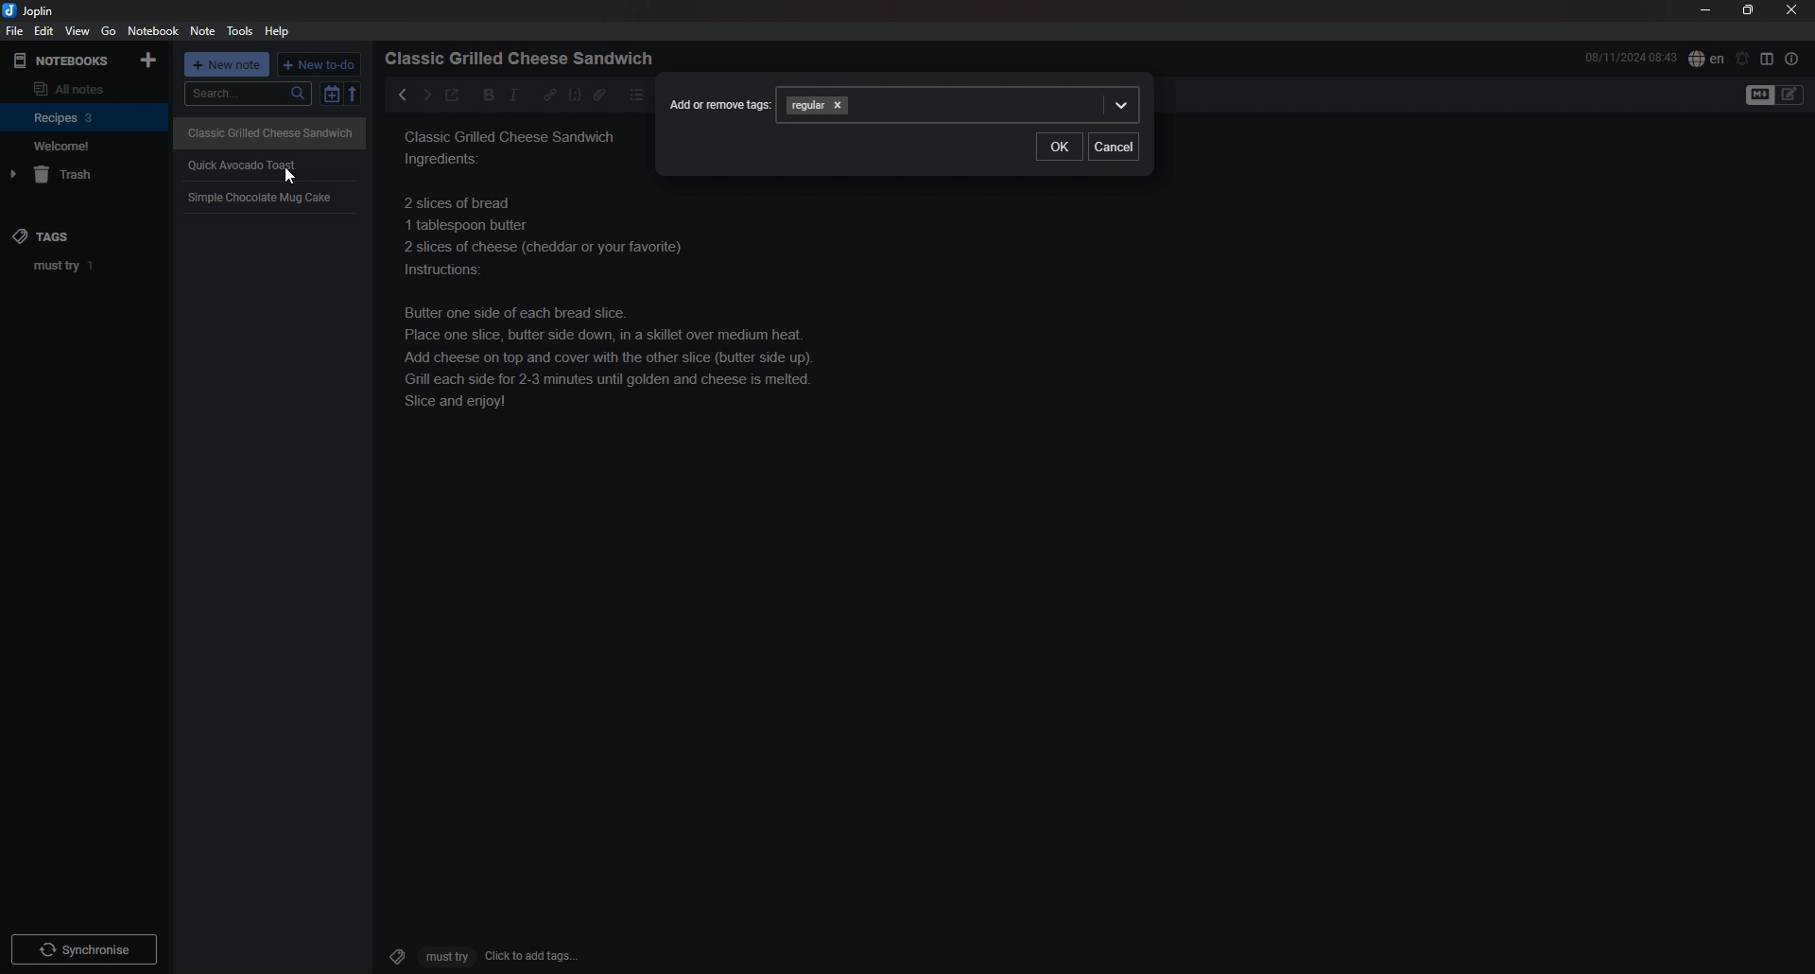  I want to click on toggle sort order, so click(331, 96).